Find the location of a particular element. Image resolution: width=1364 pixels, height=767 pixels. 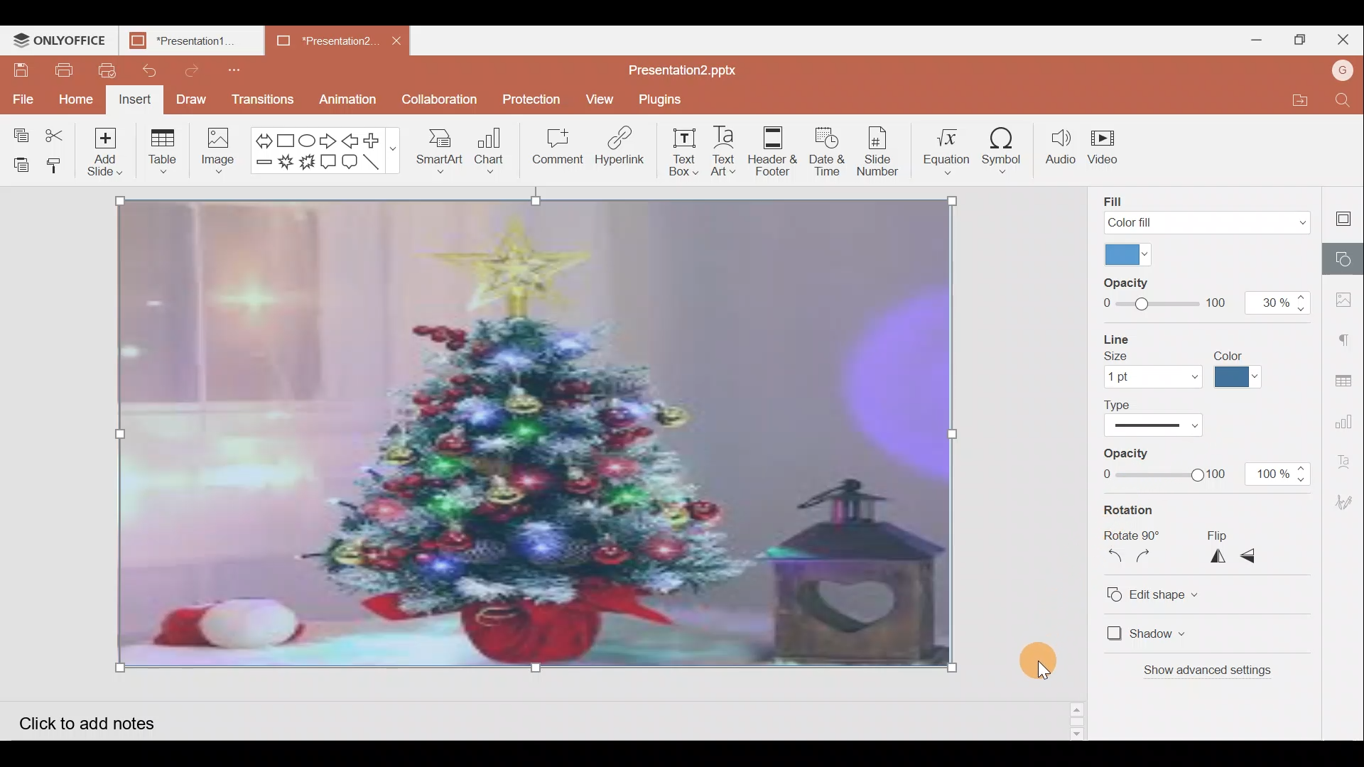

Save is located at coordinates (21, 70).